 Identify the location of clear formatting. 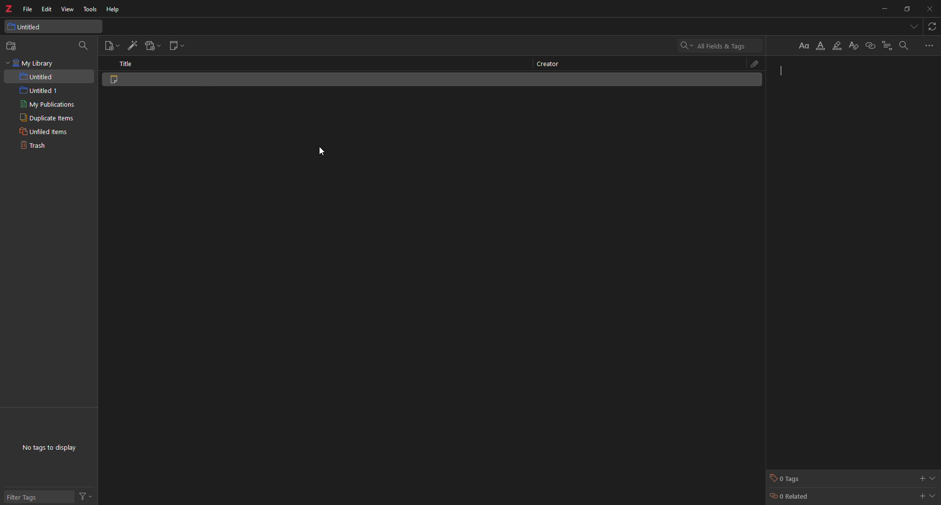
(856, 45).